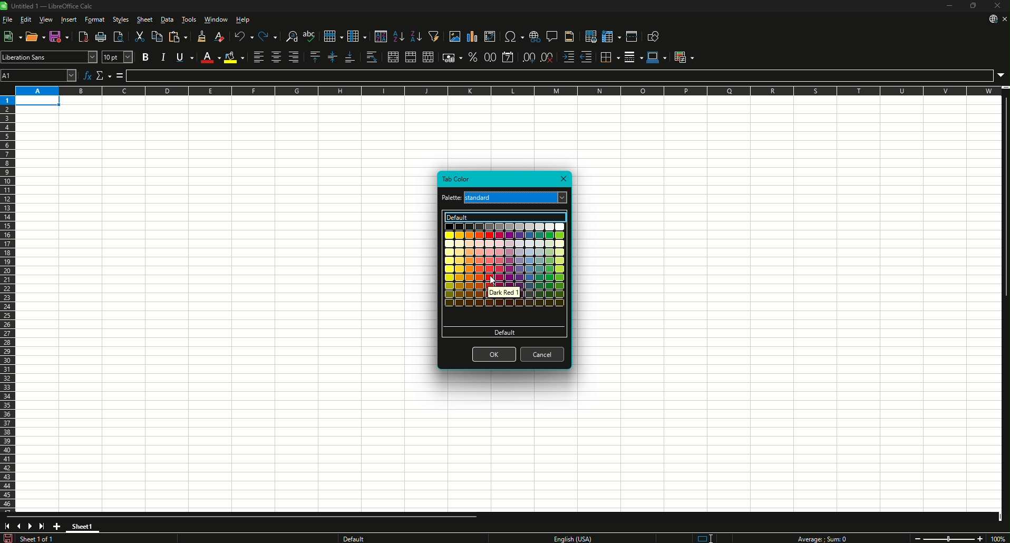  Describe the element at coordinates (493, 280) in the screenshot. I see `Cursor` at that location.